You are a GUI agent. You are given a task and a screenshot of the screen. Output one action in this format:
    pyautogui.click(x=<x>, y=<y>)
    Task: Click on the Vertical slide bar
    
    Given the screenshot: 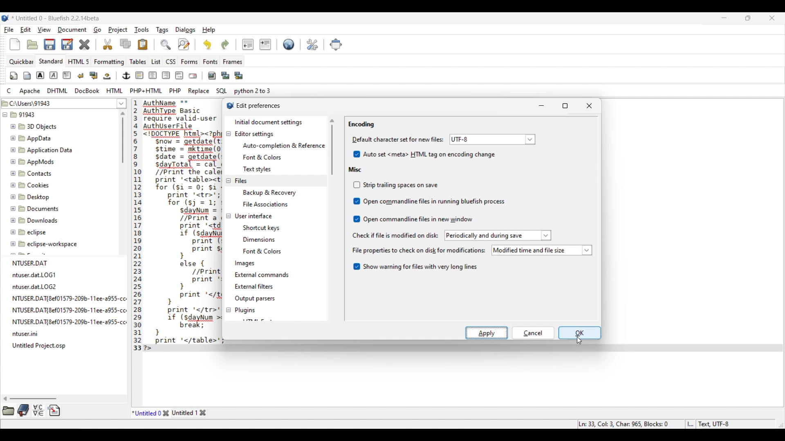 What is the action you would take?
    pyautogui.click(x=123, y=138)
    